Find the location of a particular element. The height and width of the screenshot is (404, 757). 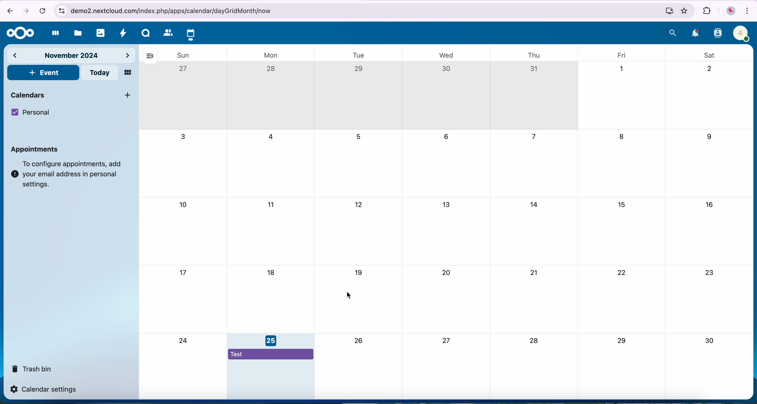

note is located at coordinates (68, 174).